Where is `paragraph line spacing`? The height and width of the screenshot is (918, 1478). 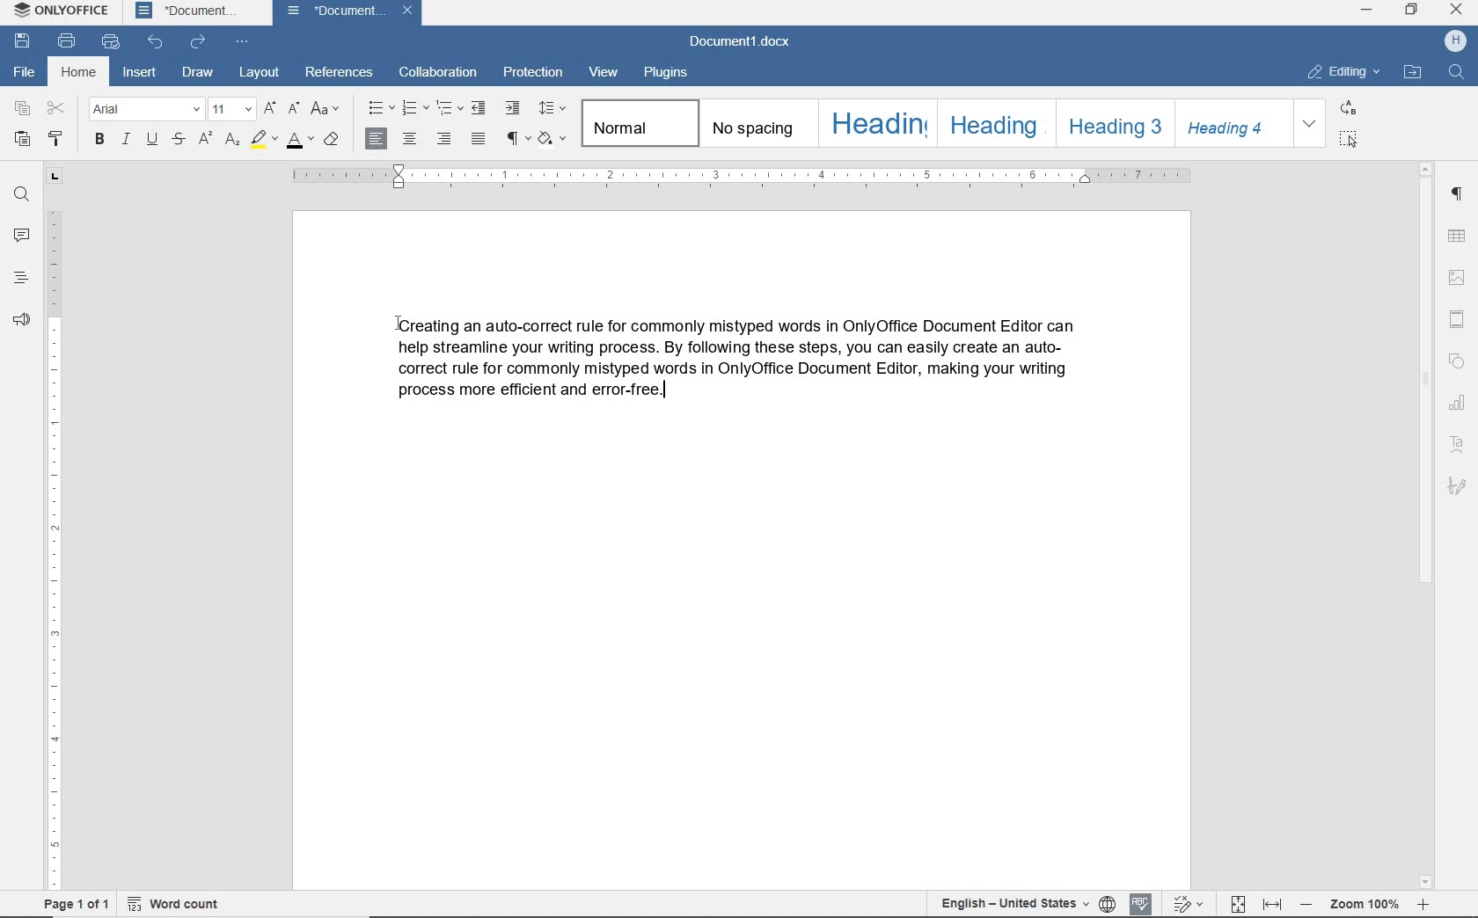
paragraph line spacing is located at coordinates (552, 109).